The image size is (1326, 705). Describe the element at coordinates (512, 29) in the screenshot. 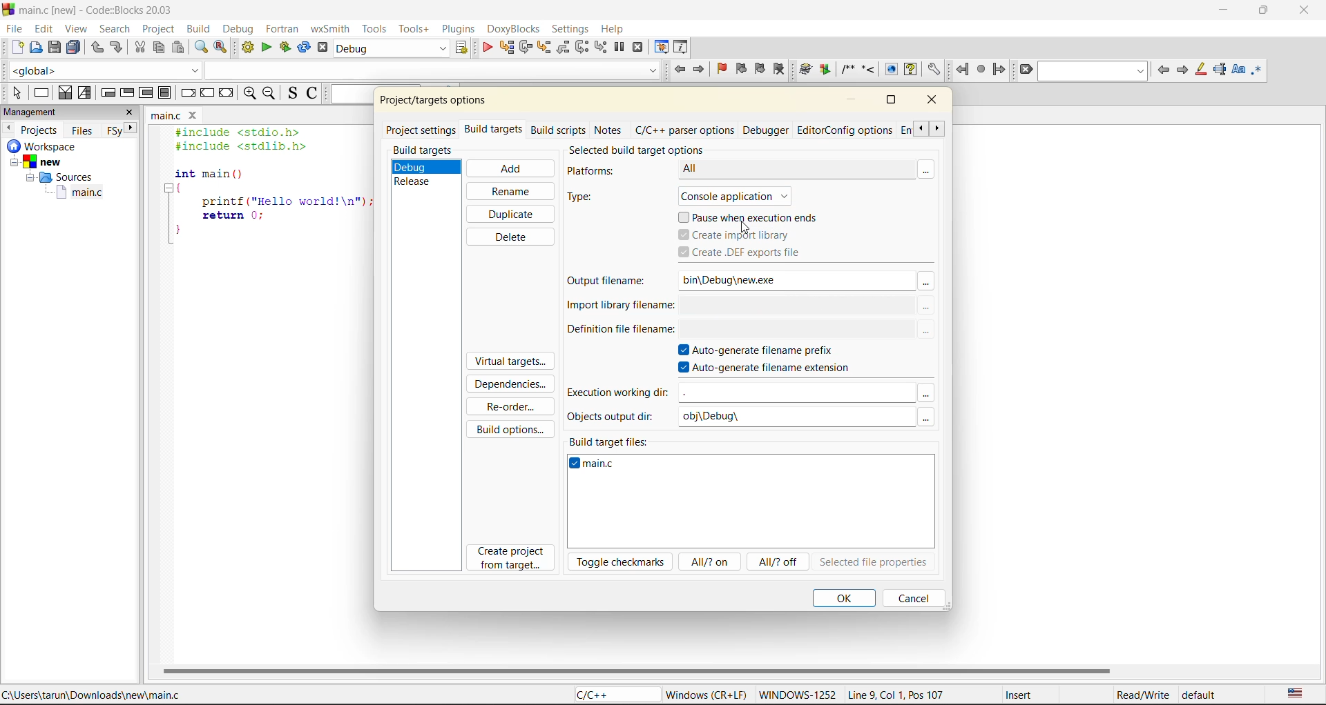

I see `doxyblocks` at that location.